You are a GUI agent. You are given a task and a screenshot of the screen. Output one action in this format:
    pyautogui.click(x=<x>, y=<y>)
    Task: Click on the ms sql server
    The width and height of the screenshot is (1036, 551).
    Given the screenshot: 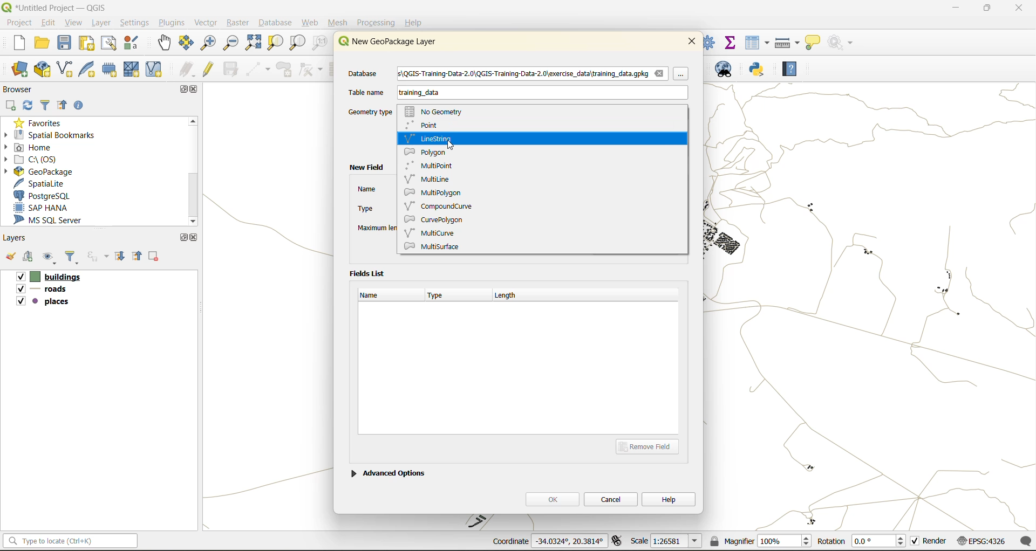 What is the action you would take?
    pyautogui.click(x=55, y=222)
    